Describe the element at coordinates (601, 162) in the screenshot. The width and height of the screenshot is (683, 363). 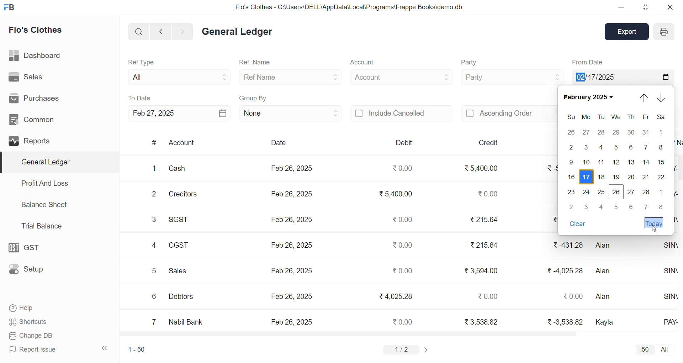
I see `11` at that location.